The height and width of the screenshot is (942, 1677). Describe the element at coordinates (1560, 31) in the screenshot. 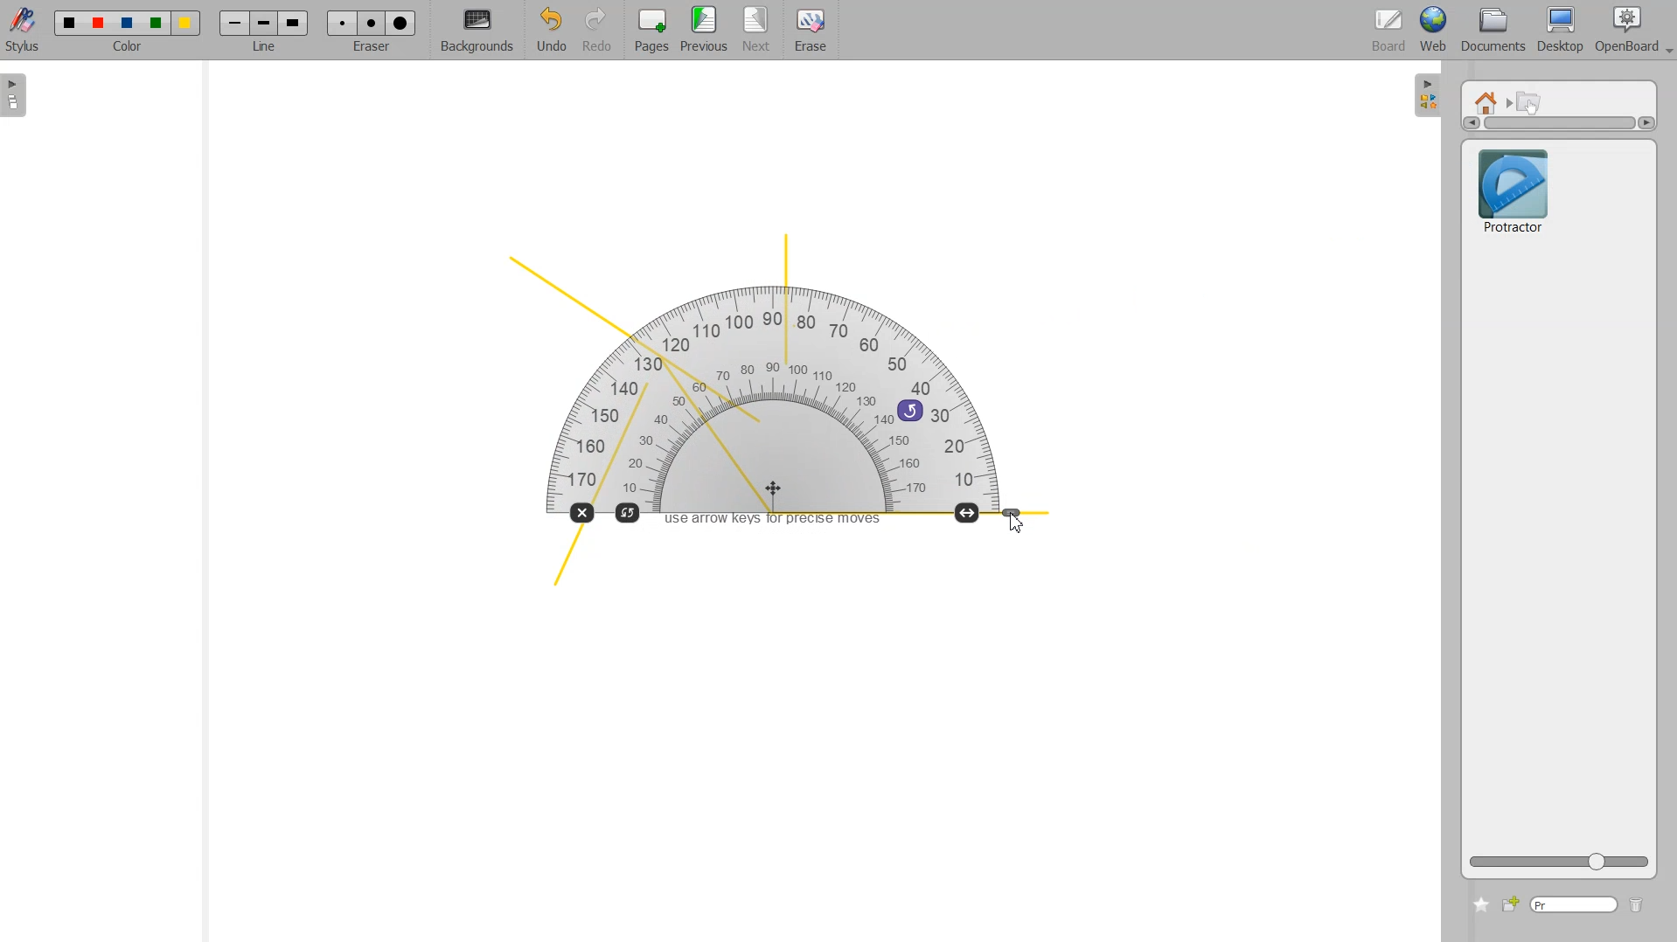

I see `Desktop` at that location.